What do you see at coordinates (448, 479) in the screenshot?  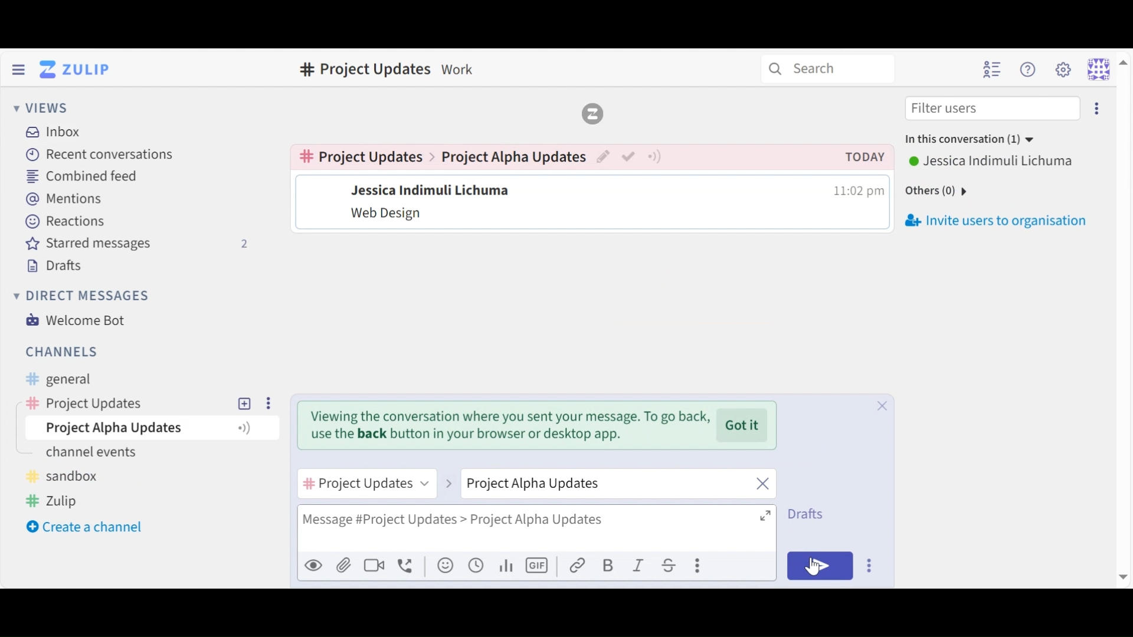 I see `next` at bounding box center [448, 479].